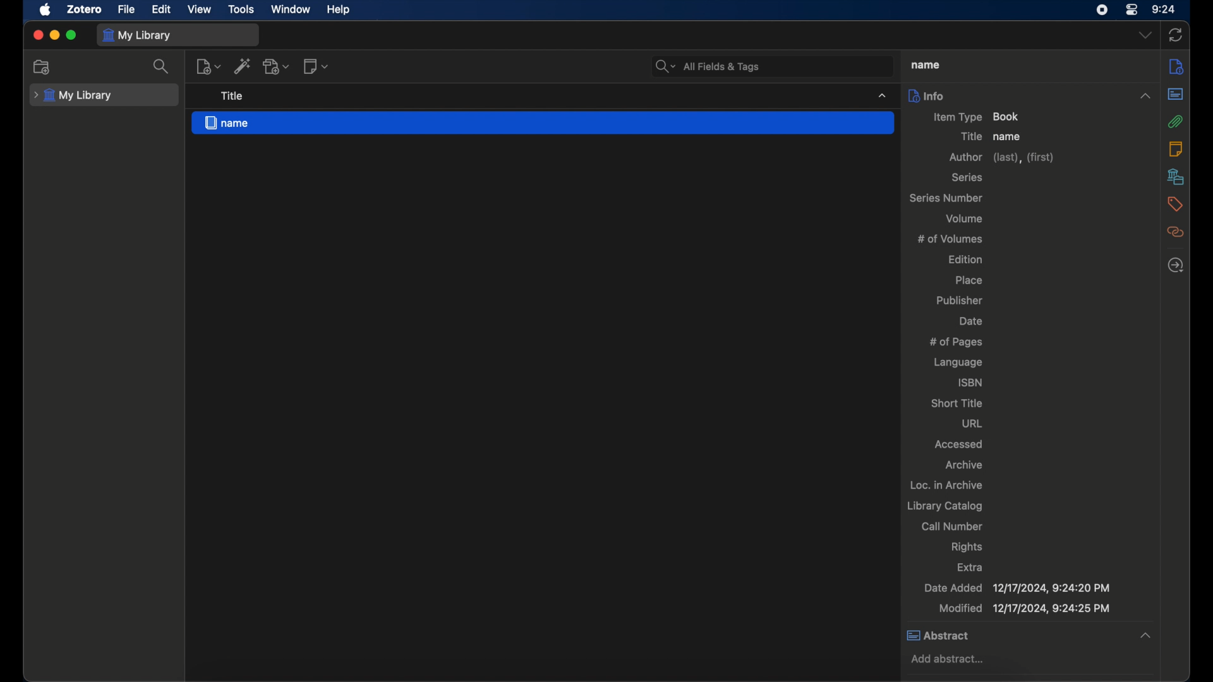  I want to click on modified, so click(1025, 609).